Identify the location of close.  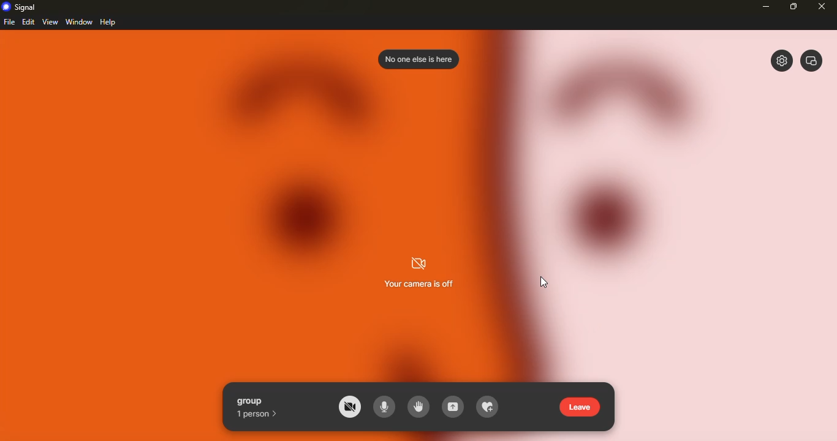
(822, 7).